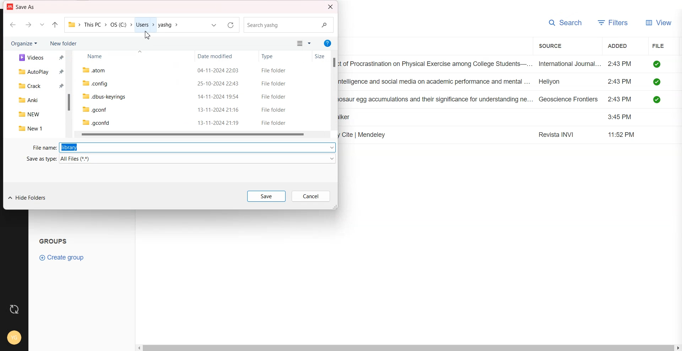 The height and width of the screenshot is (351, 682). What do you see at coordinates (621, 99) in the screenshot?
I see `2:43PM` at bounding box center [621, 99].